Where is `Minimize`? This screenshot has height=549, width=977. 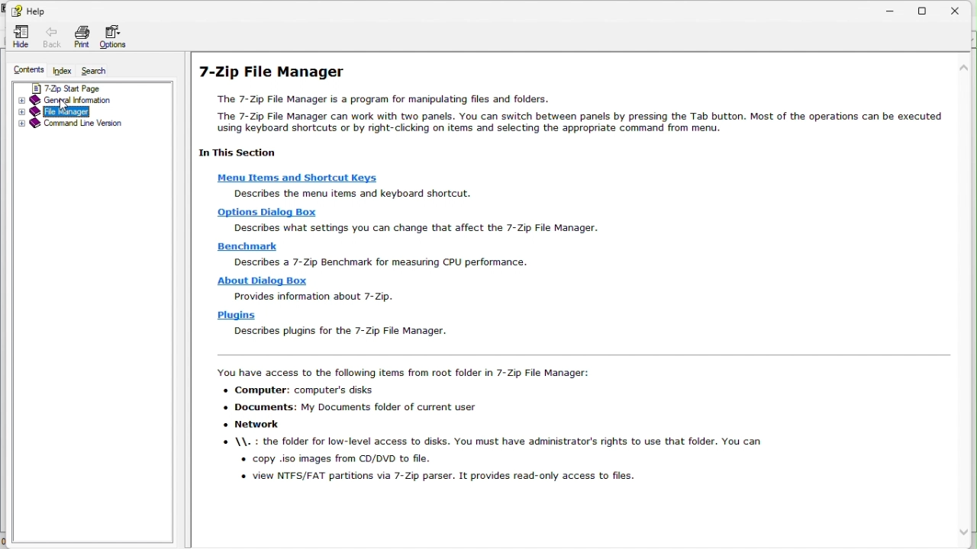
Minimize is located at coordinates (891, 10).